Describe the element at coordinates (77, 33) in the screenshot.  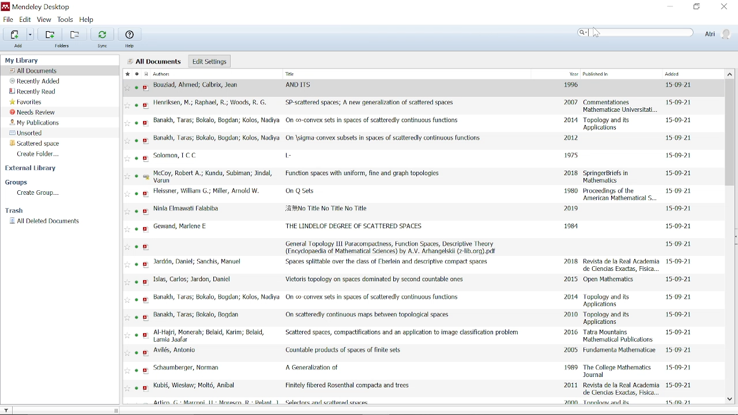
I see `Remove folder` at that location.